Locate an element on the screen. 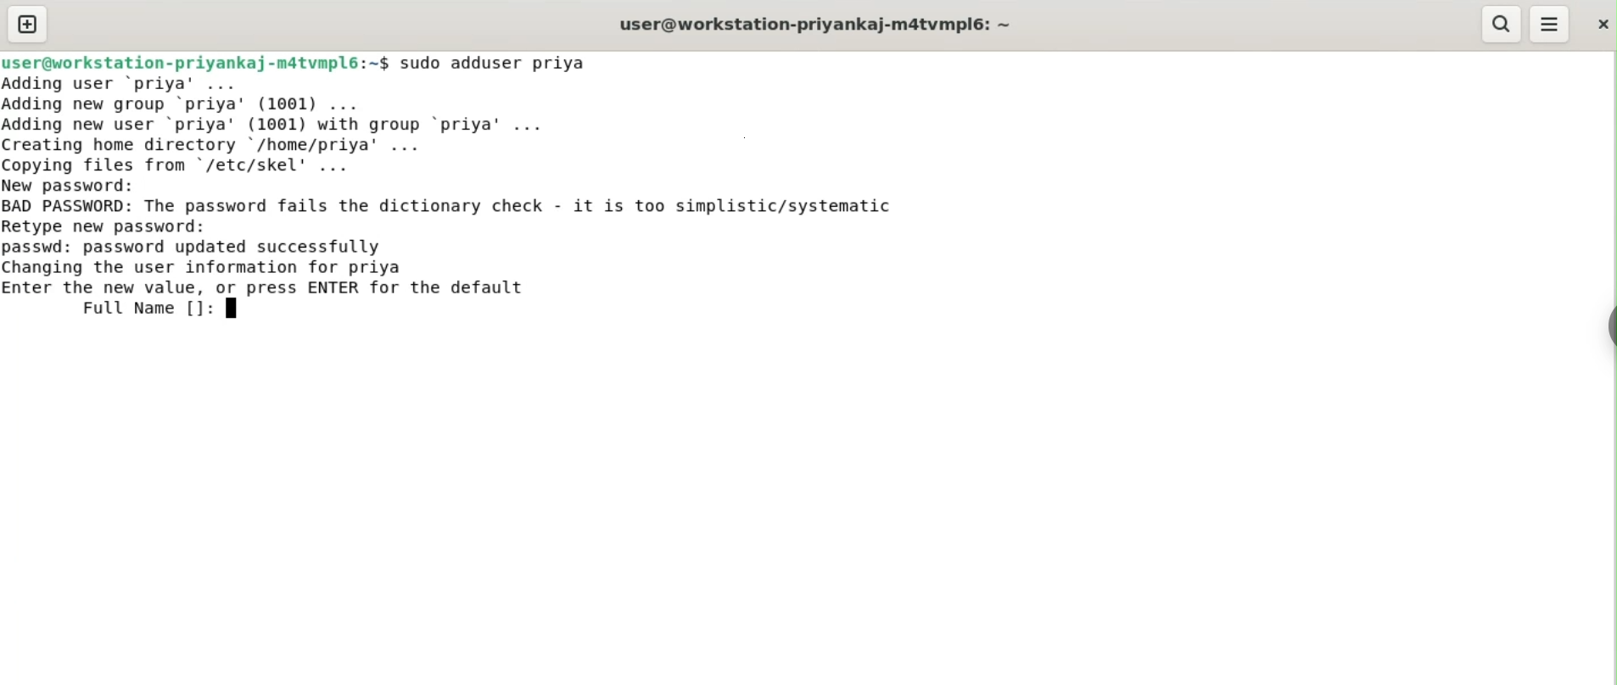 Image resolution: width=1617 pixels, height=685 pixels. user@workstation-priyankaj-m4tvmpl6:~$ is located at coordinates (195, 60).